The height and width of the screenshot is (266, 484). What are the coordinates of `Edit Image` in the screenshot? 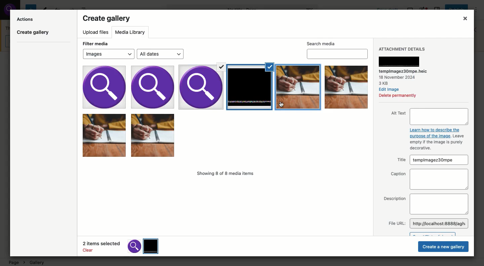 It's located at (395, 89).